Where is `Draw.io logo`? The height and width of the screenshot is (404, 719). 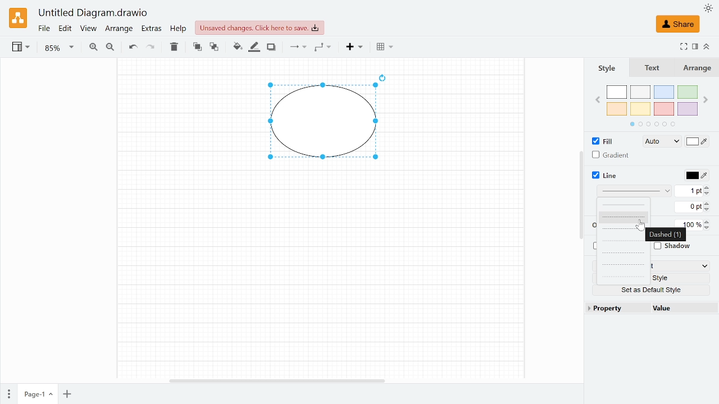
Draw.io logo is located at coordinates (19, 17).